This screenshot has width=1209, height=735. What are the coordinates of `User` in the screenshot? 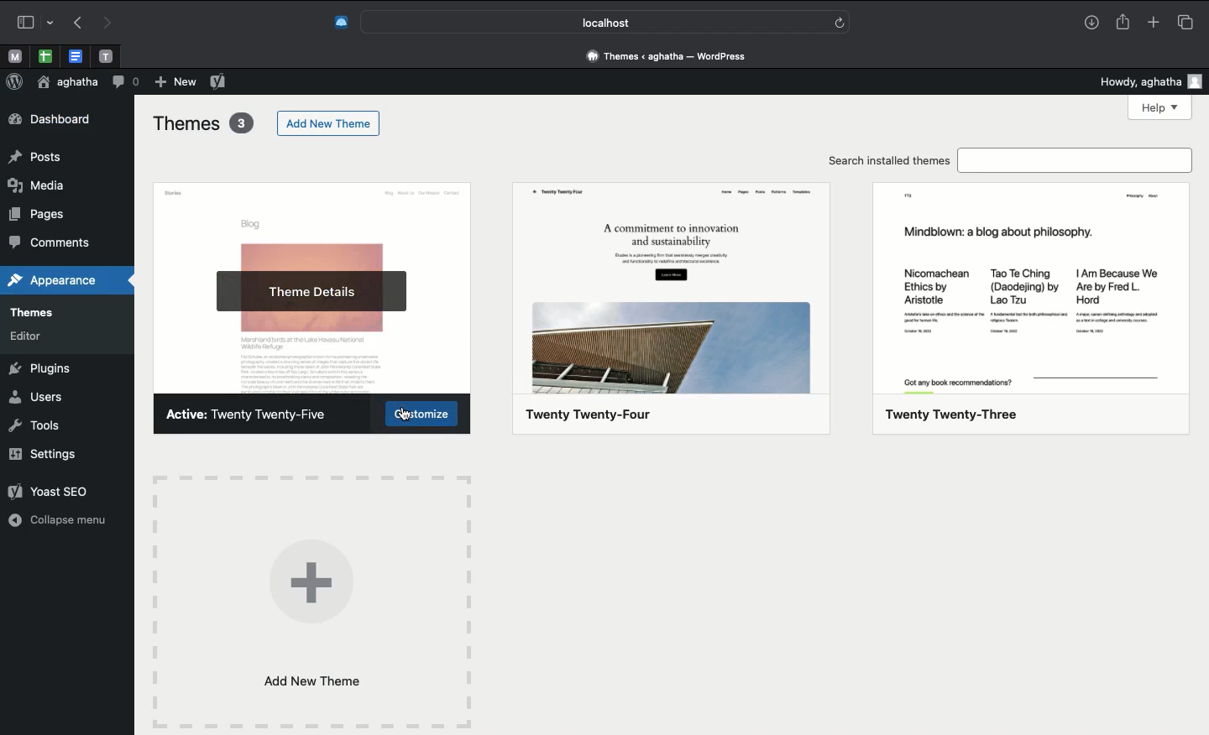 It's located at (67, 82).